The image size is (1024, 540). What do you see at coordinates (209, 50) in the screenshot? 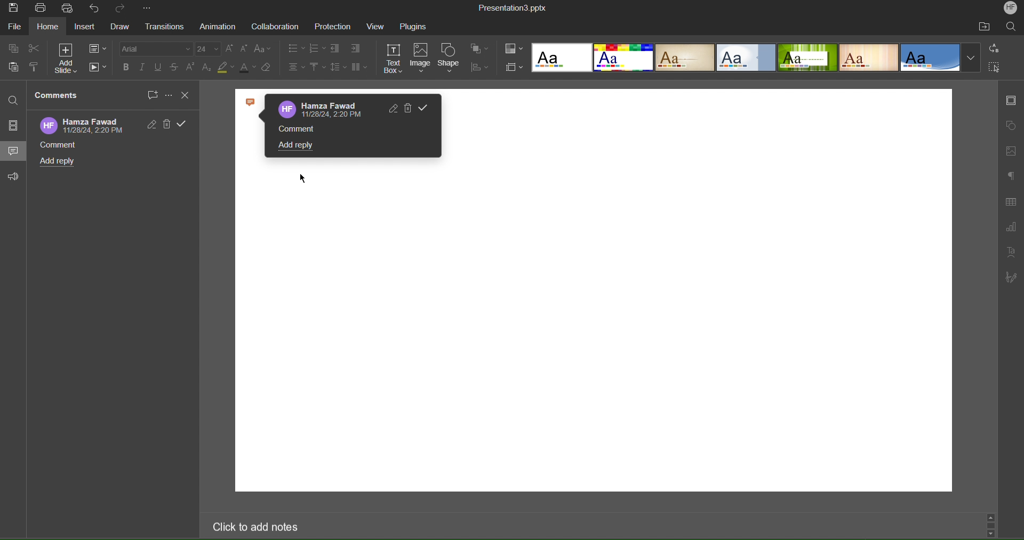
I see `Font Size` at bounding box center [209, 50].